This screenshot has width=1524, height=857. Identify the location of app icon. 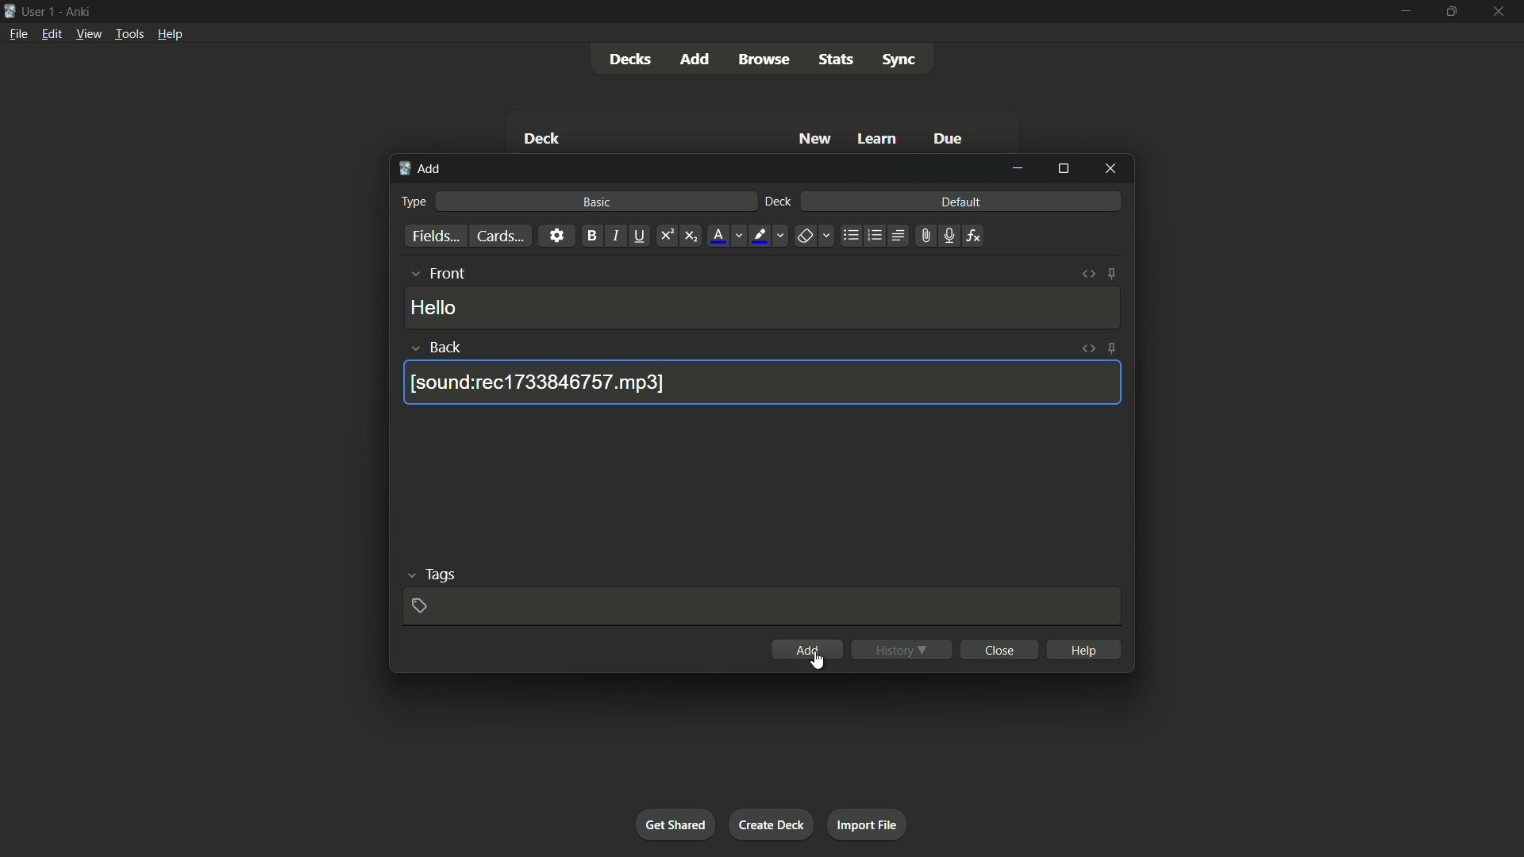
(10, 10).